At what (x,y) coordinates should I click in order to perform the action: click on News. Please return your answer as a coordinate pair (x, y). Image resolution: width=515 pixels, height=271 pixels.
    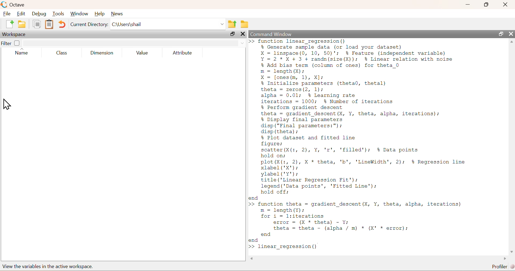
    Looking at the image, I should click on (116, 14).